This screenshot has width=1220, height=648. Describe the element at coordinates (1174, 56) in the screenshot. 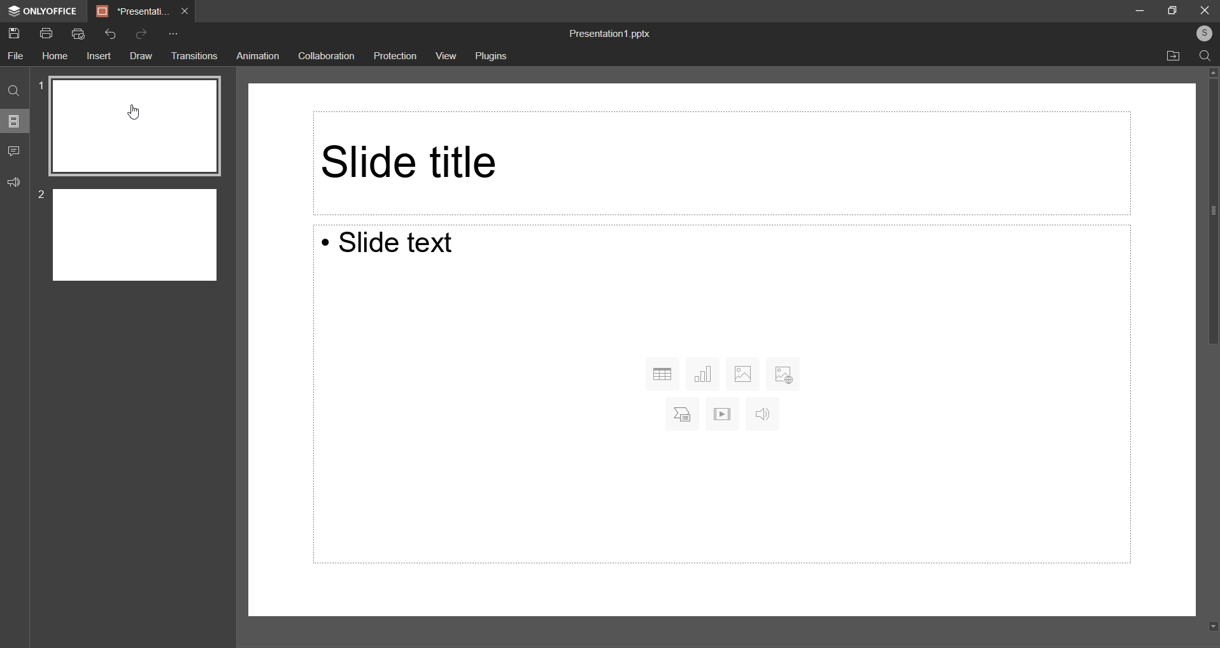

I see `Open` at that location.